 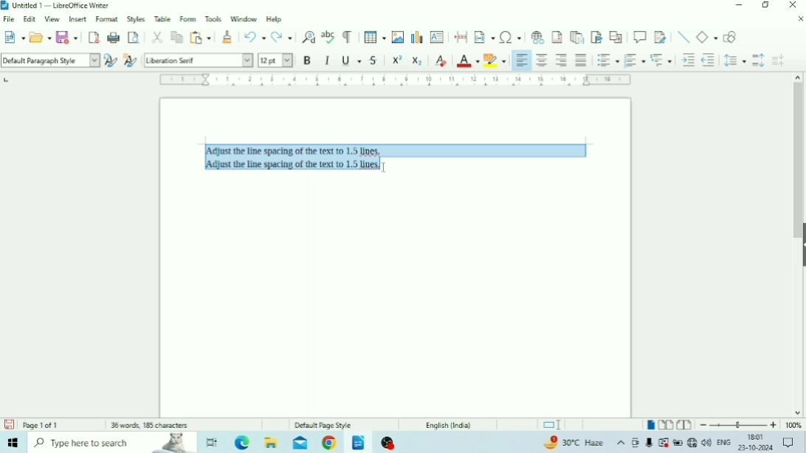 I want to click on Show, so click(x=801, y=242).